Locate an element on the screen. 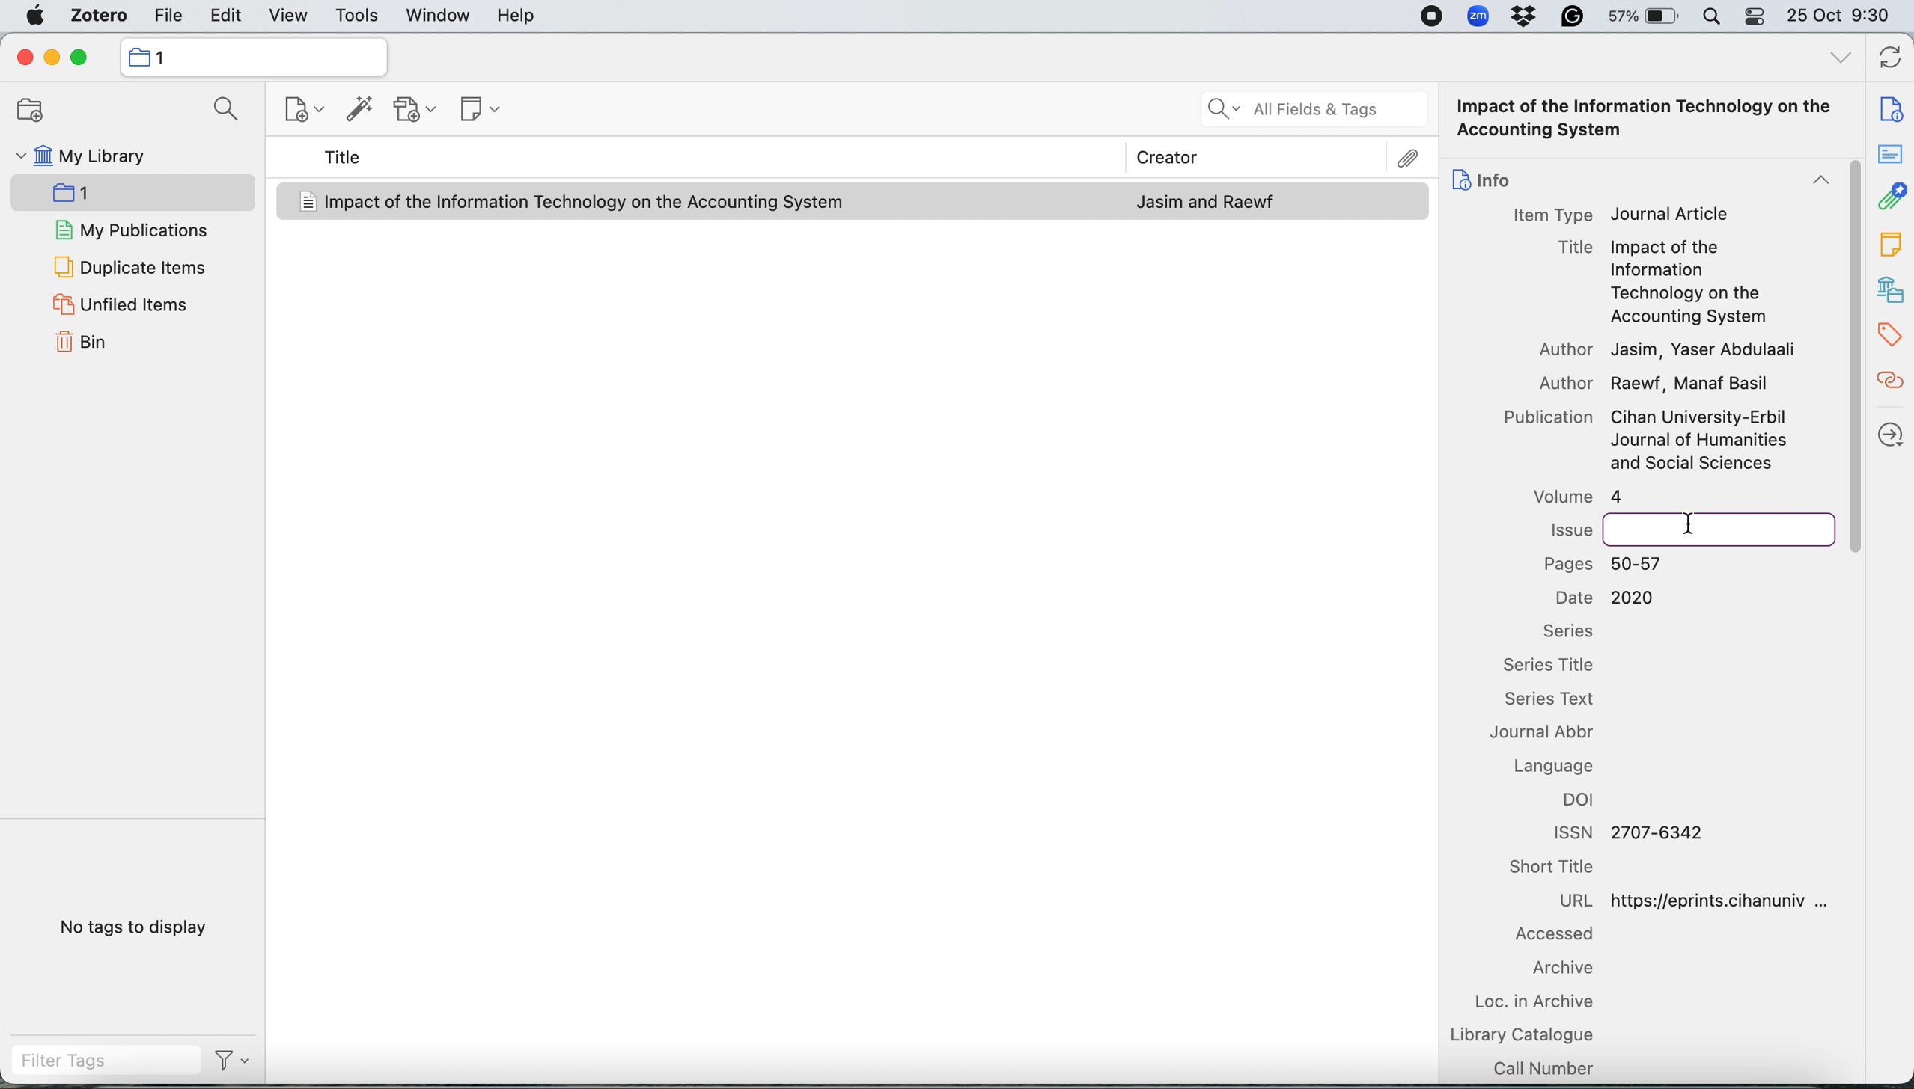 The height and width of the screenshot is (1089, 1914). accessed is located at coordinates (1551, 936).